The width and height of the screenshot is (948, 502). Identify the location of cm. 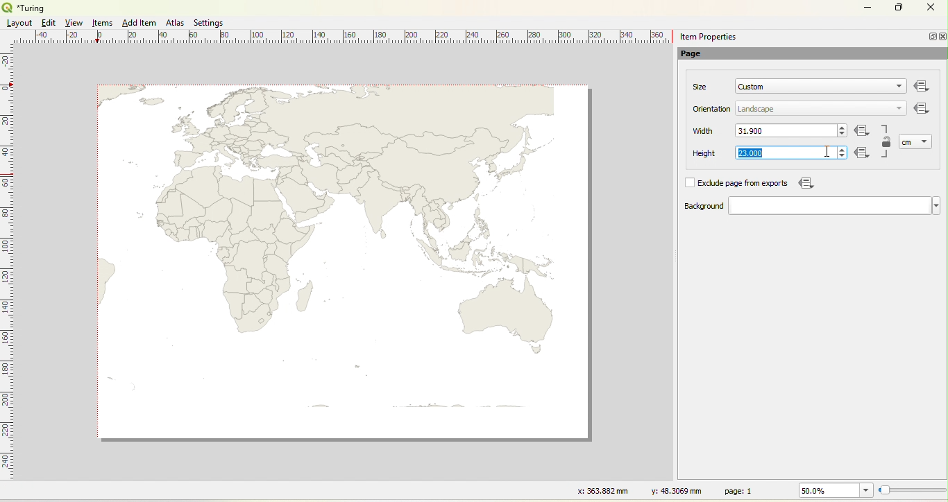
(908, 142).